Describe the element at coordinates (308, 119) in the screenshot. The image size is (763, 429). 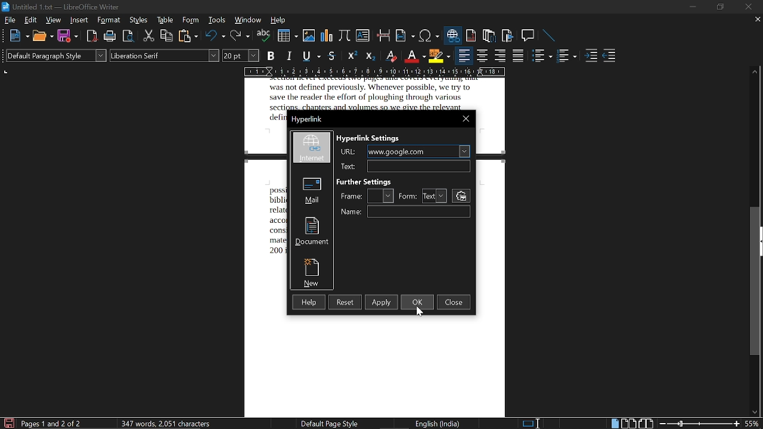
I see `current window` at that location.